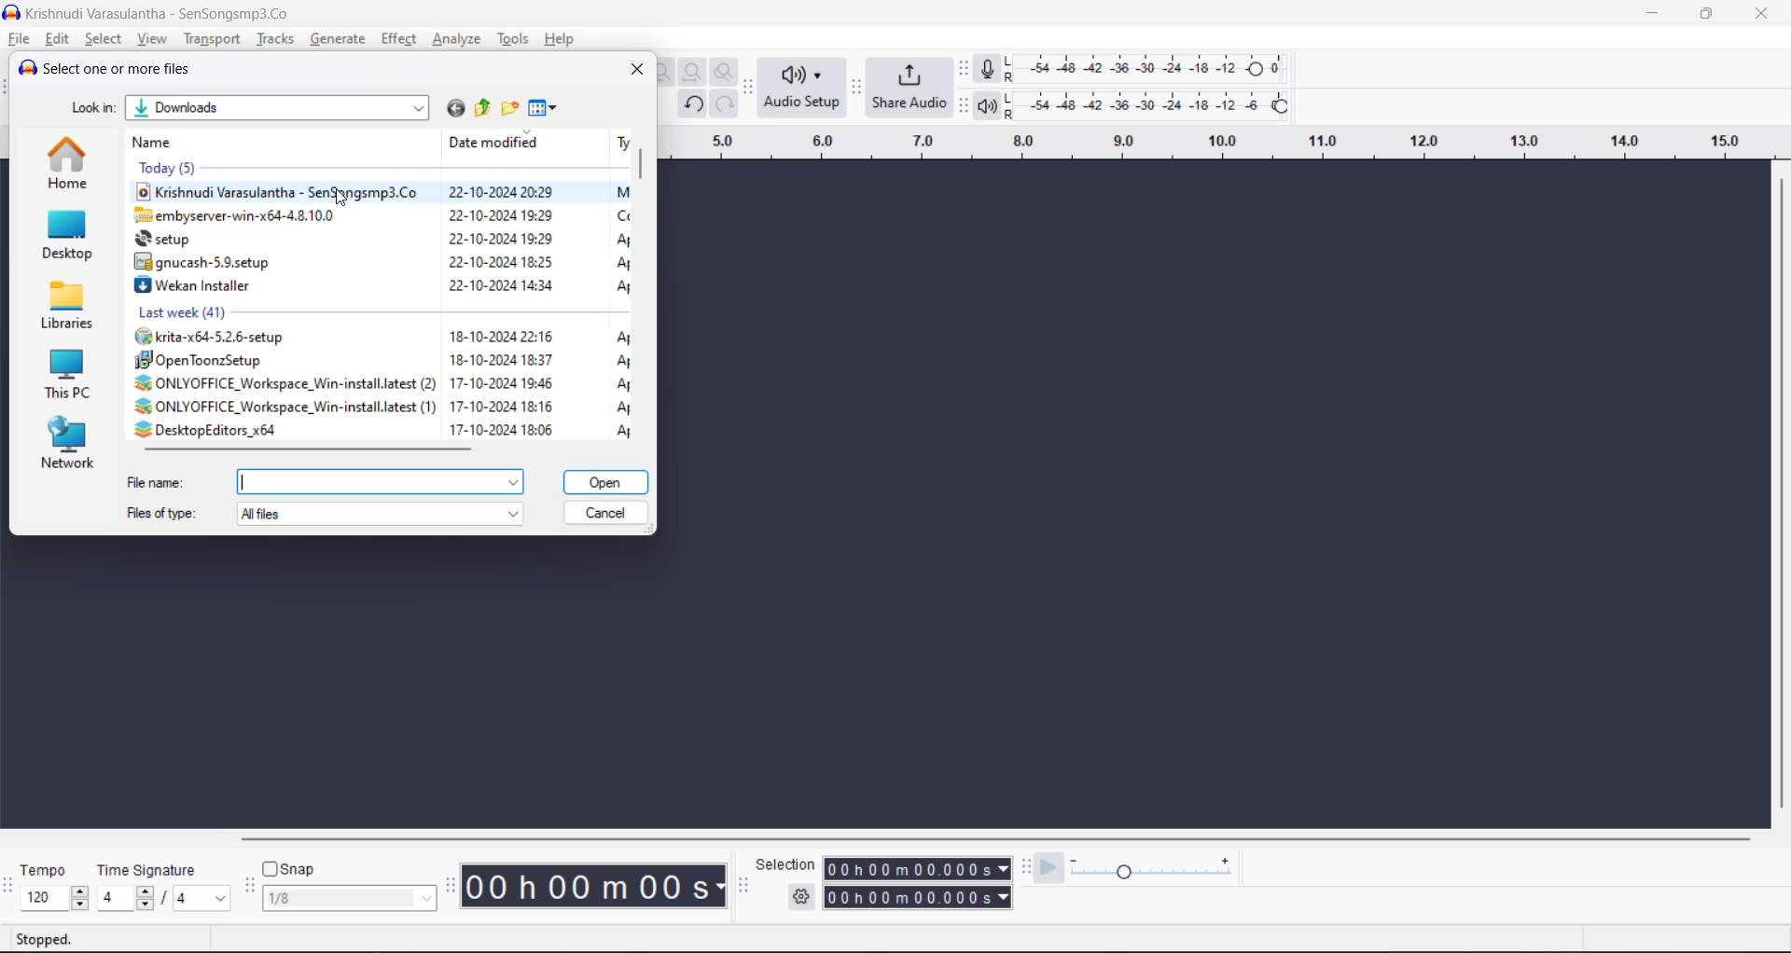  What do you see at coordinates (349, 169) in the screenshot?
I see `Today (5)` at bounding box center [349, 169].